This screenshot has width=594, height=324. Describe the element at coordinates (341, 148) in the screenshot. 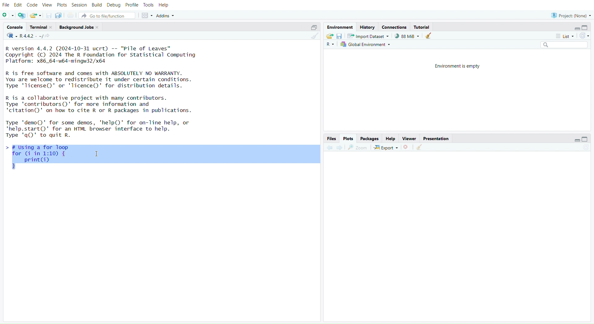

I see `forward` at that location.